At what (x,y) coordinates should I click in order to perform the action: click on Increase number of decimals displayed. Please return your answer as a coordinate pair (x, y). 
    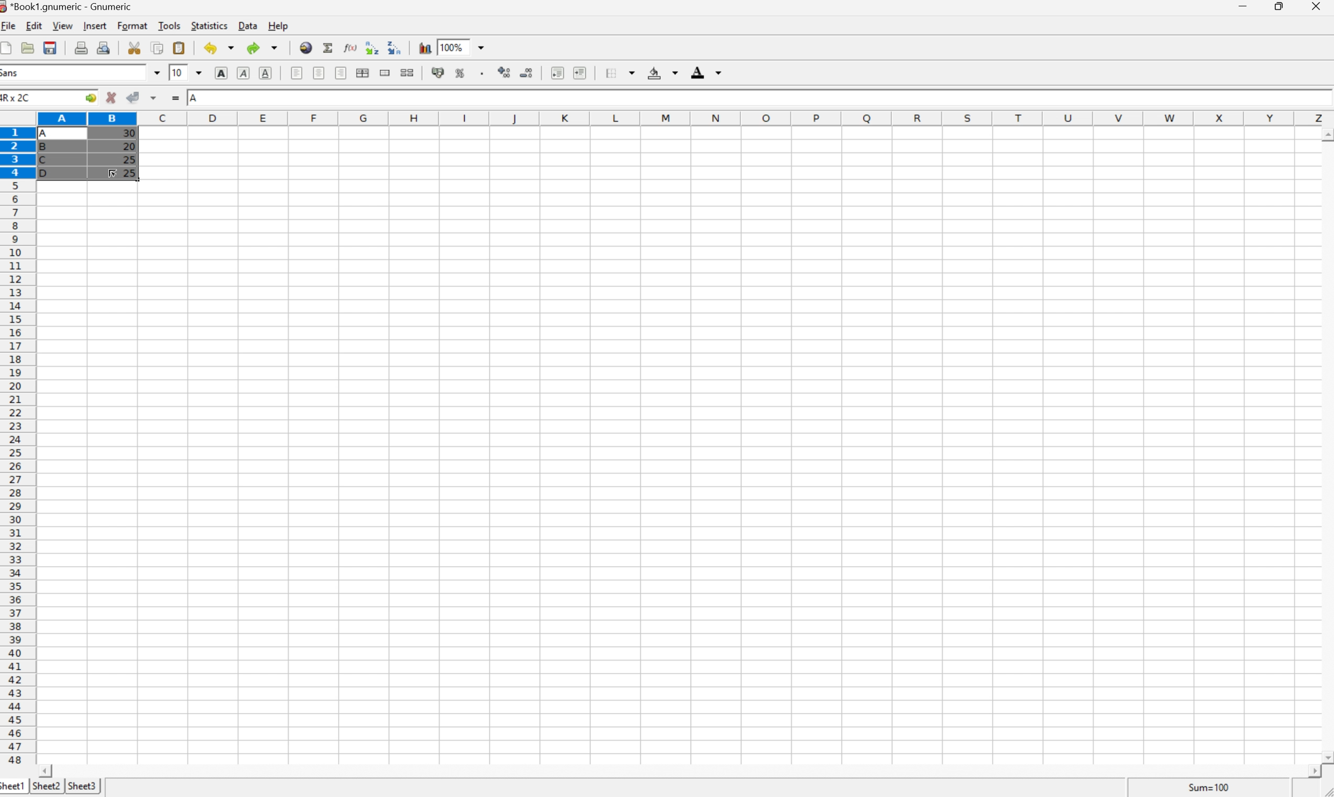
    Looking at the image, I should click on (504, 74).